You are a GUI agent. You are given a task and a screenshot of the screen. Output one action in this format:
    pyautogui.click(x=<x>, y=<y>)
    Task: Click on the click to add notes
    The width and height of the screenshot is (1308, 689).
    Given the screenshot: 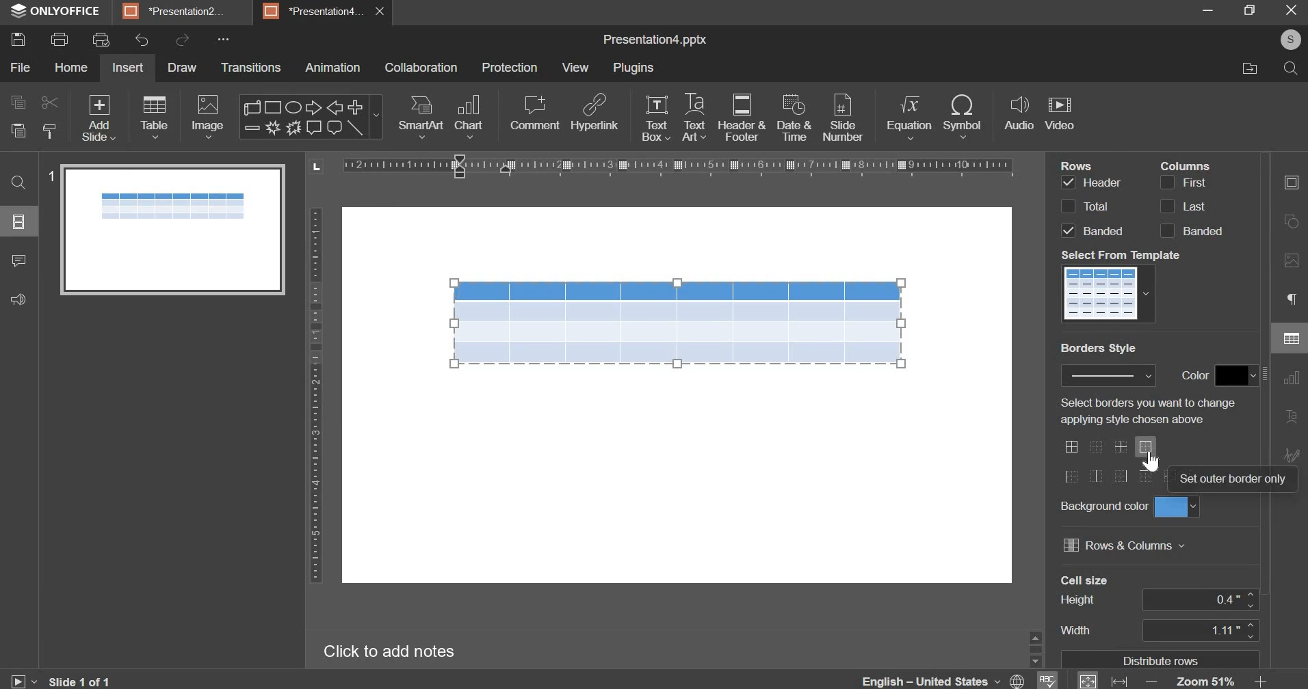 What is the action you would take?
    pyautogui.click(x=390, y=649)
    